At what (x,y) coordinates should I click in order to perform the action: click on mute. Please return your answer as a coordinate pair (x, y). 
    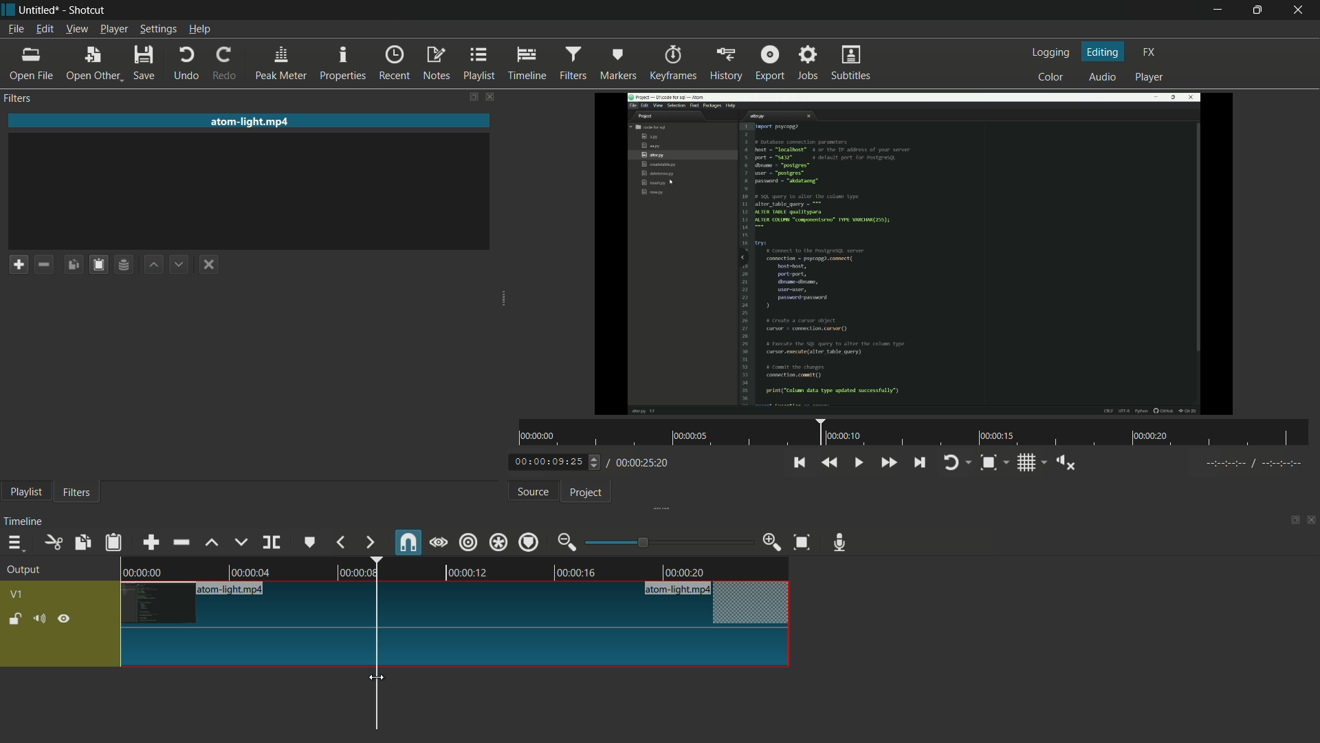
    Looking at the image, I should click on (38, 618).